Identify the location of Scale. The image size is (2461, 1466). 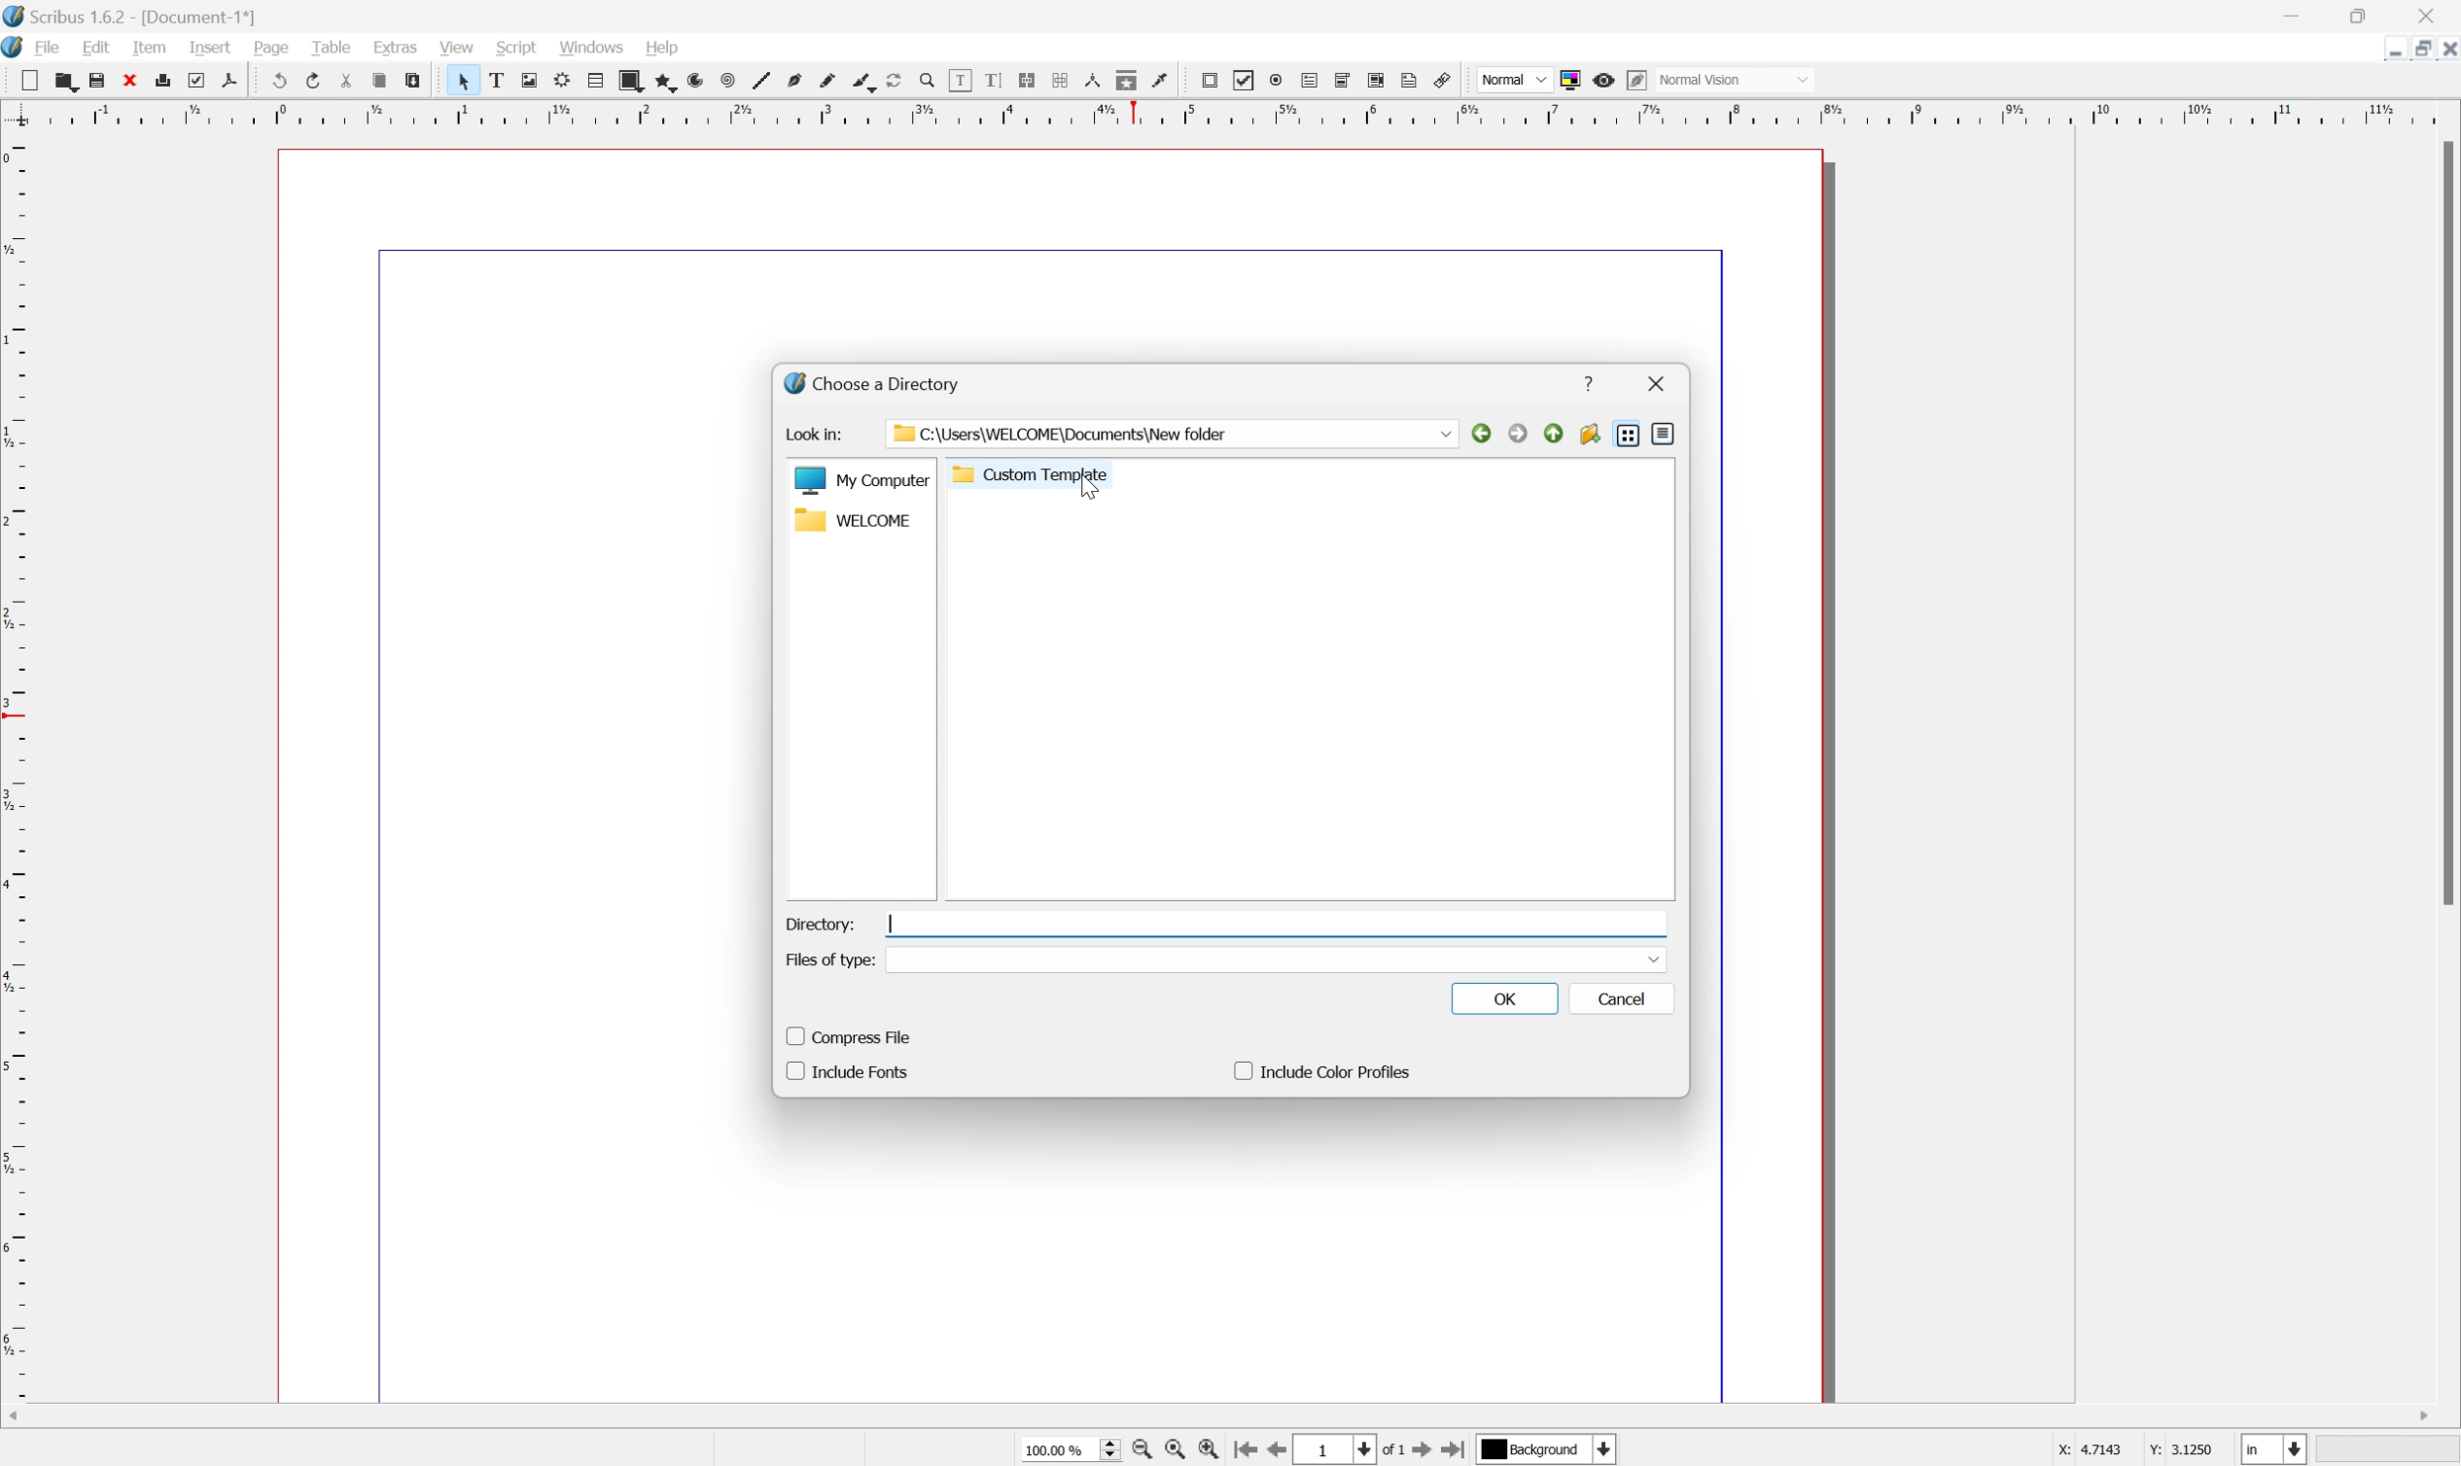
(1233, 112).